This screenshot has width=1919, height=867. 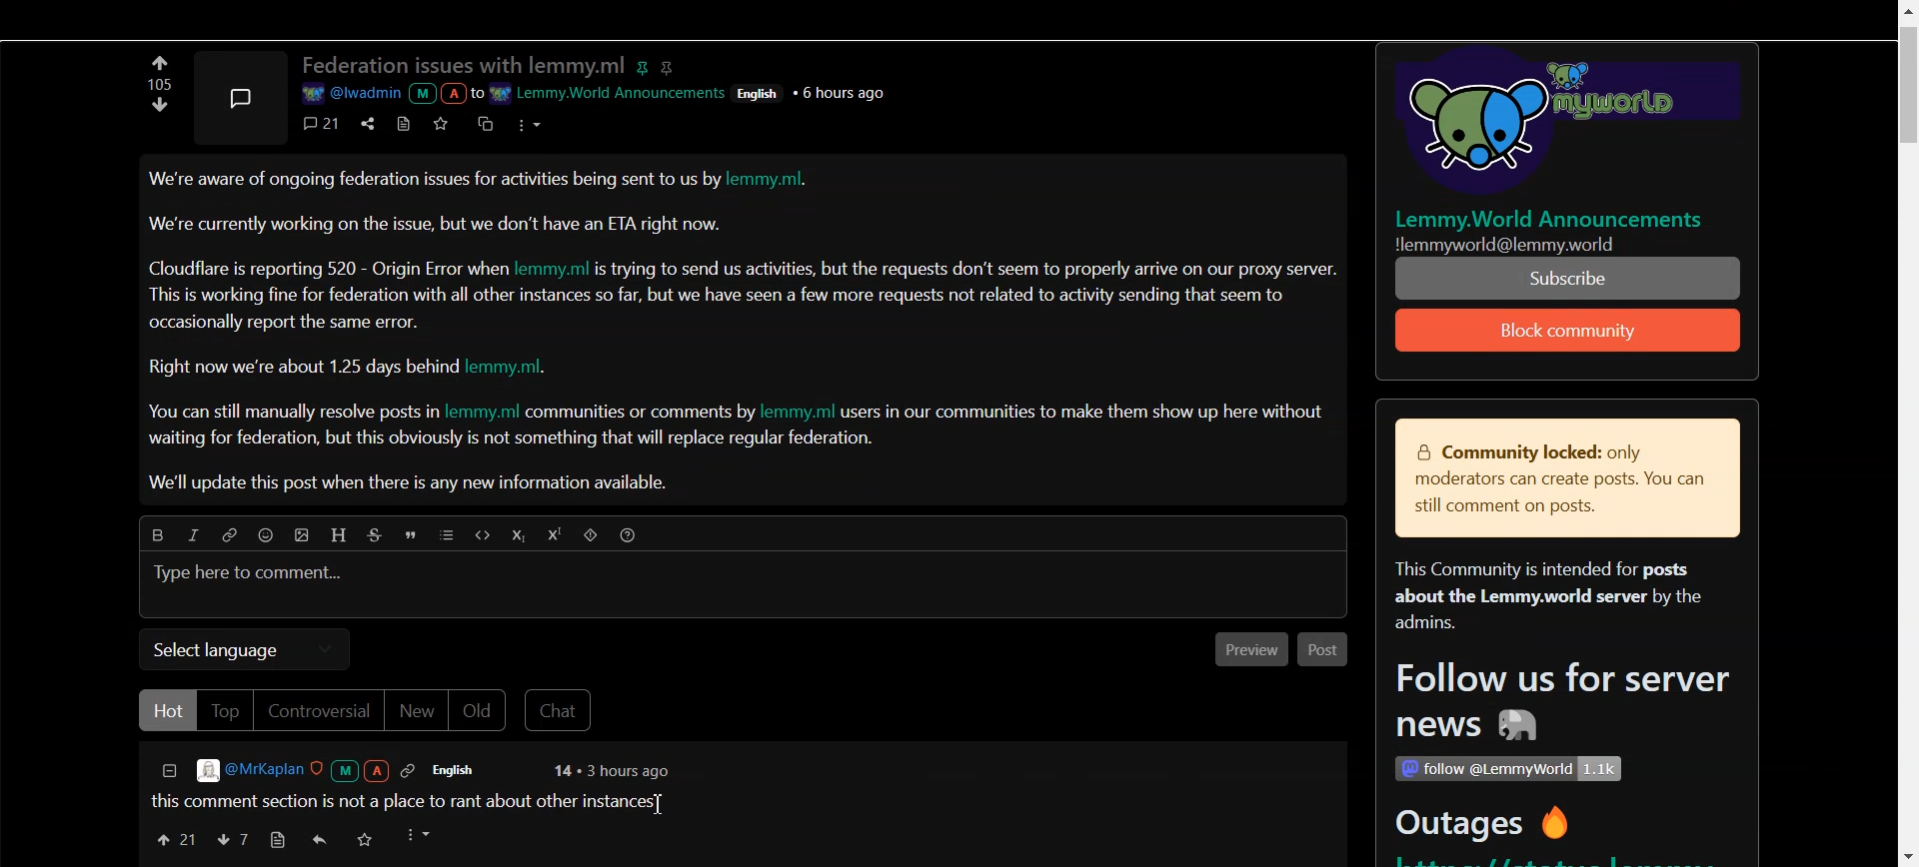 I want to click on comment, so click(x=323, y=123).